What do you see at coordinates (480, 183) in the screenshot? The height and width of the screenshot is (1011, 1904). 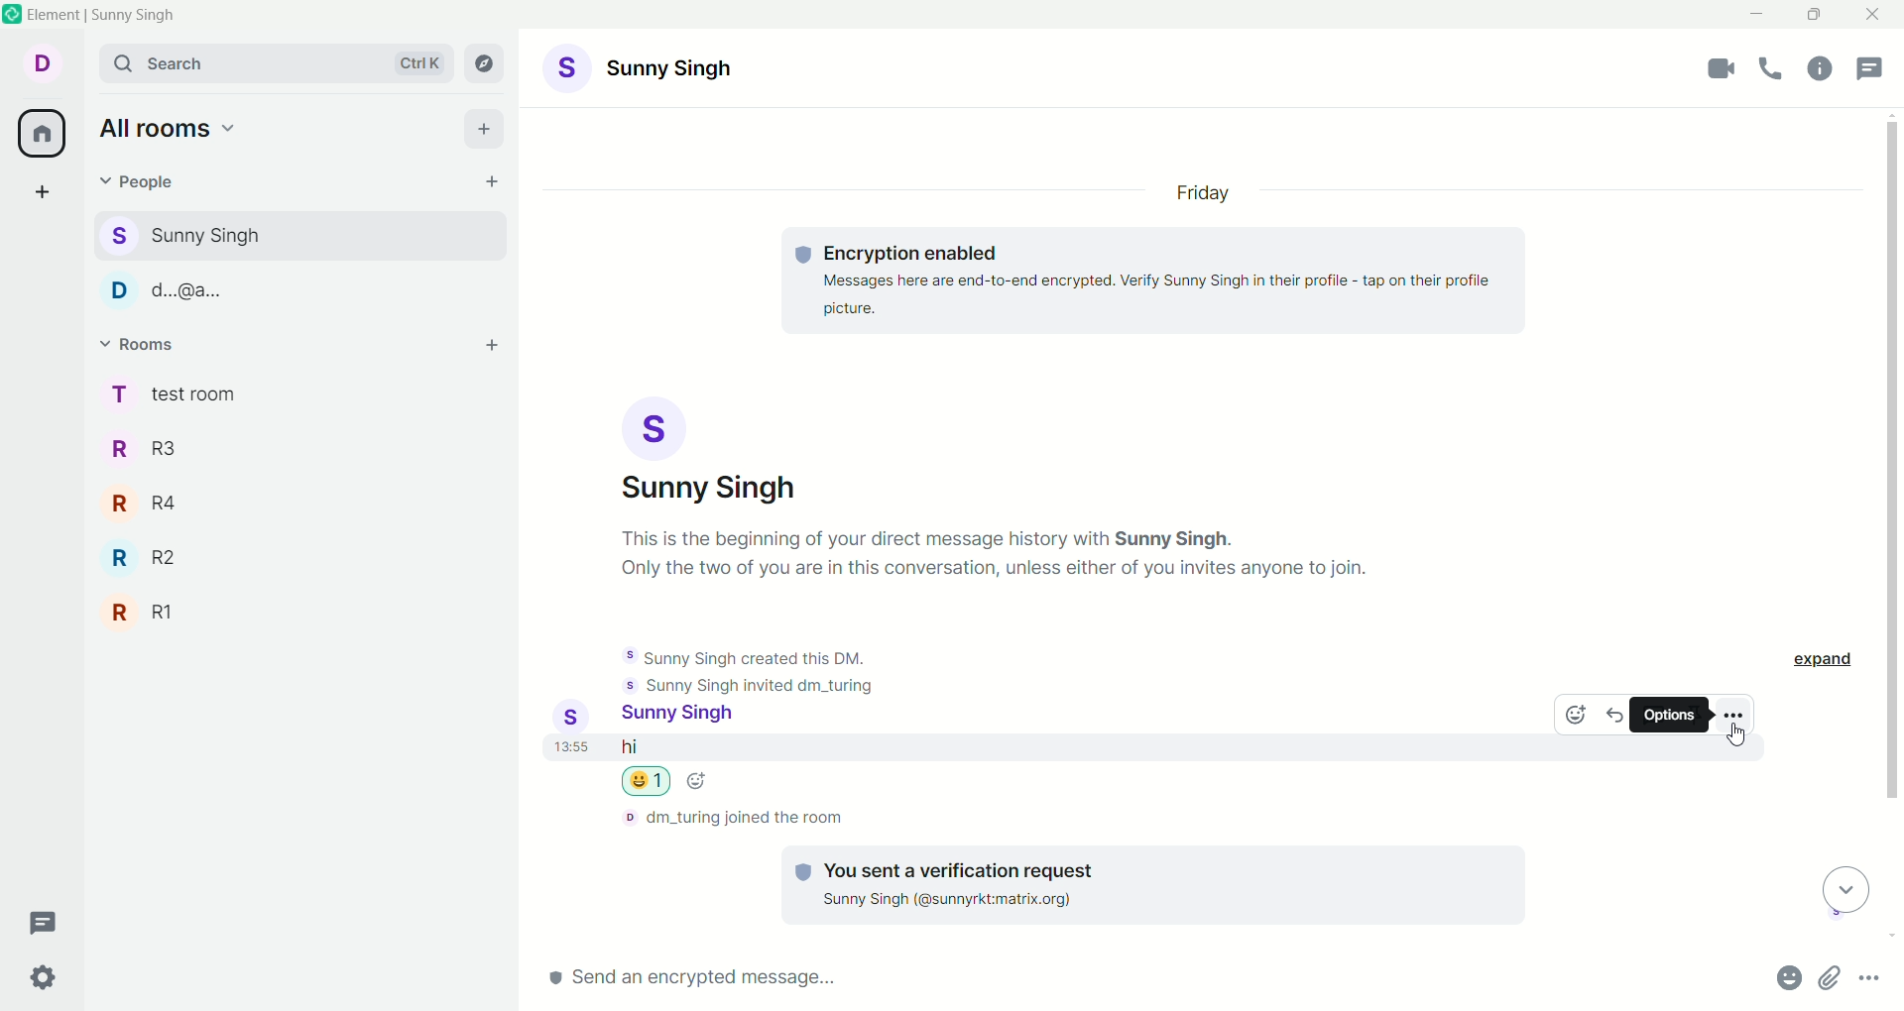 I see `start chat` at bounding box center [480, 183].